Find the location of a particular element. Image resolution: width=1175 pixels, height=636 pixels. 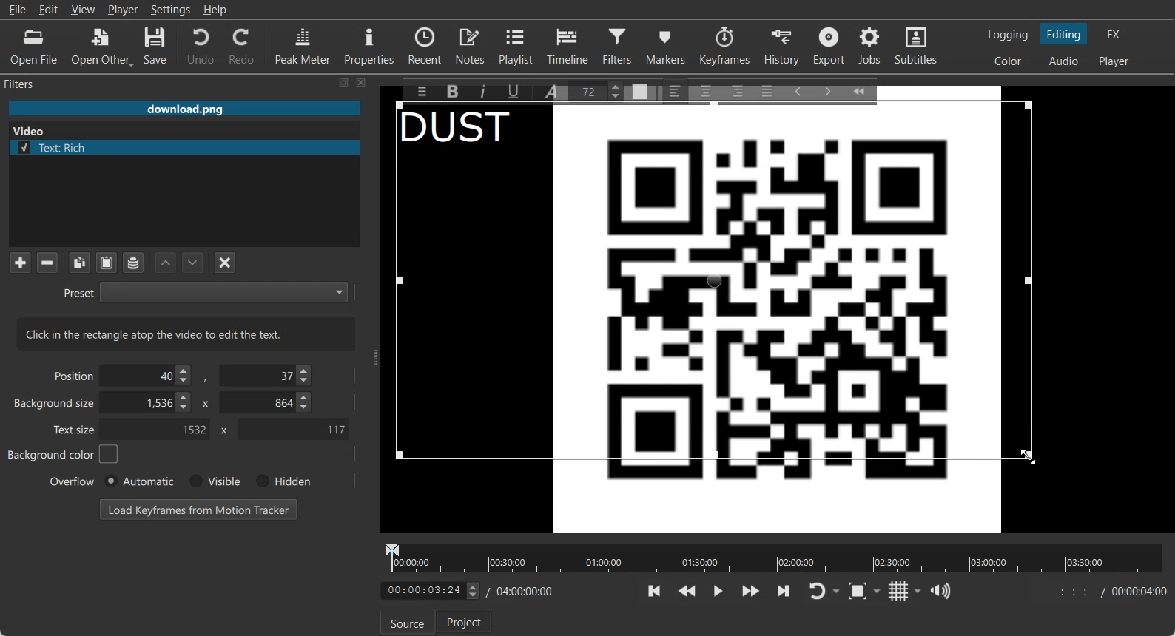

Left is located at coordinates (676, 90).